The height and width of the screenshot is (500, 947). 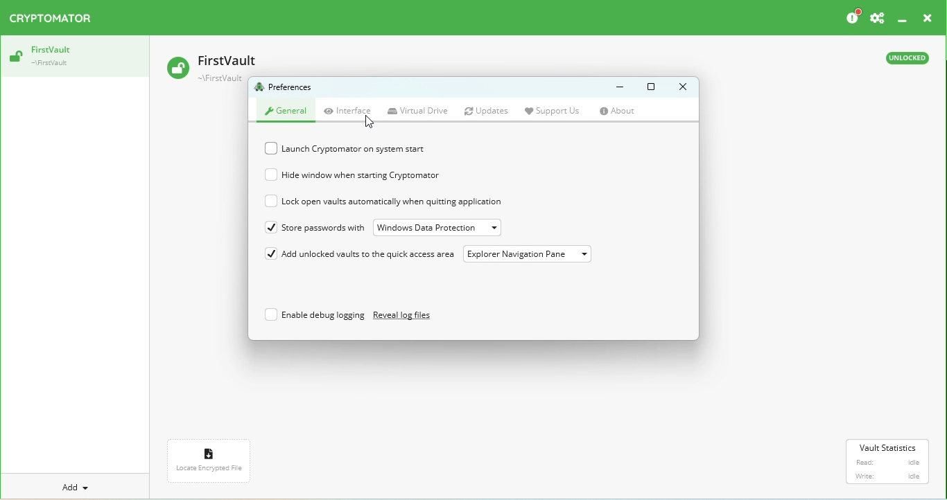 What do you see at coordinates (651, 87) in the screenshot?
I see `Maximize` at bounding box center [651, 87].